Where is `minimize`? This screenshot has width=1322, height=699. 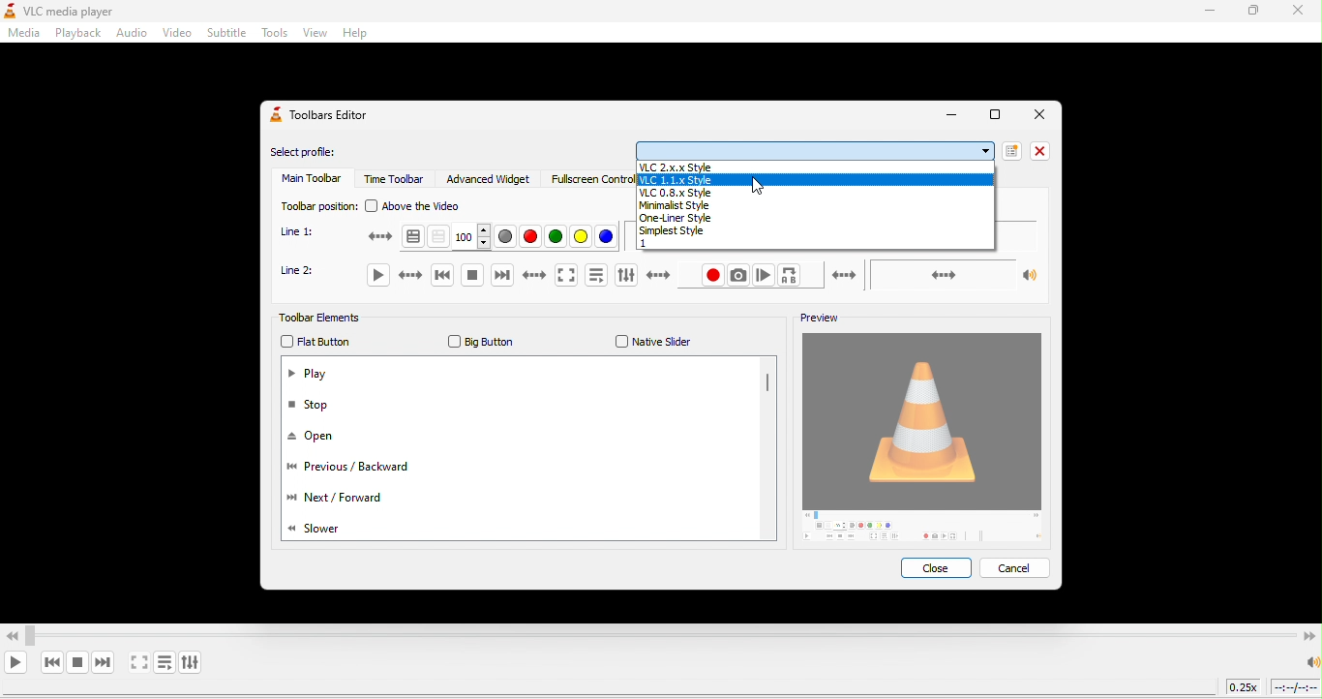 minimize is located at coordinates (948, 116).